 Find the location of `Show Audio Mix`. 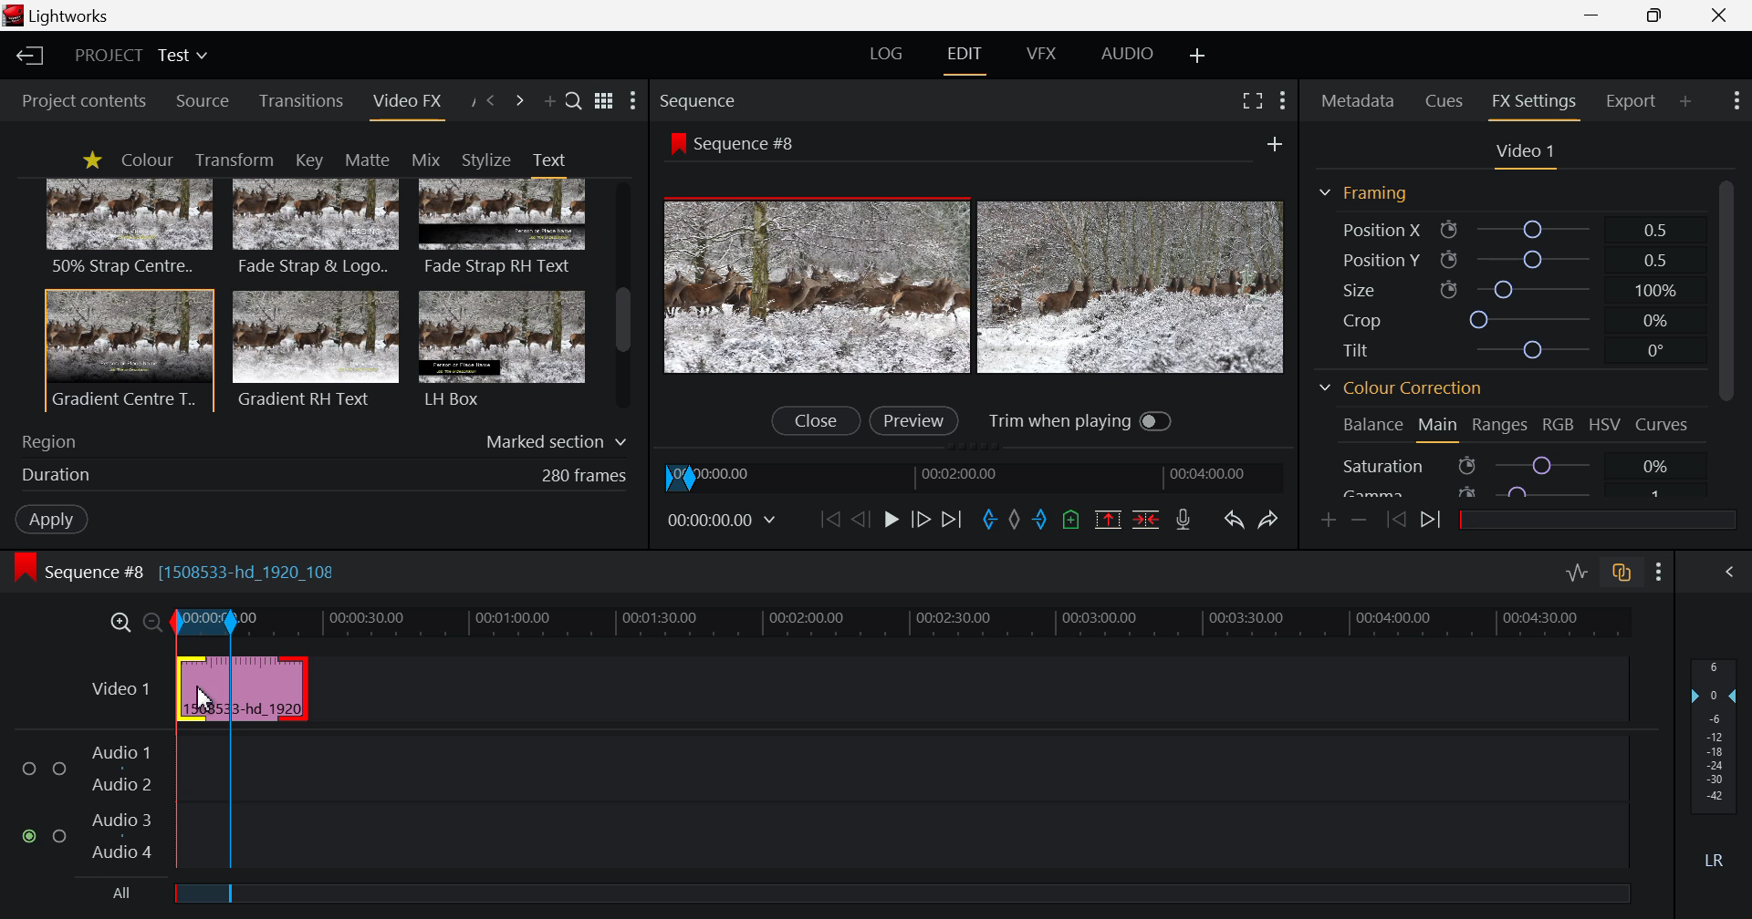

Show Audio Mix is located at coordinates (1734, 573).